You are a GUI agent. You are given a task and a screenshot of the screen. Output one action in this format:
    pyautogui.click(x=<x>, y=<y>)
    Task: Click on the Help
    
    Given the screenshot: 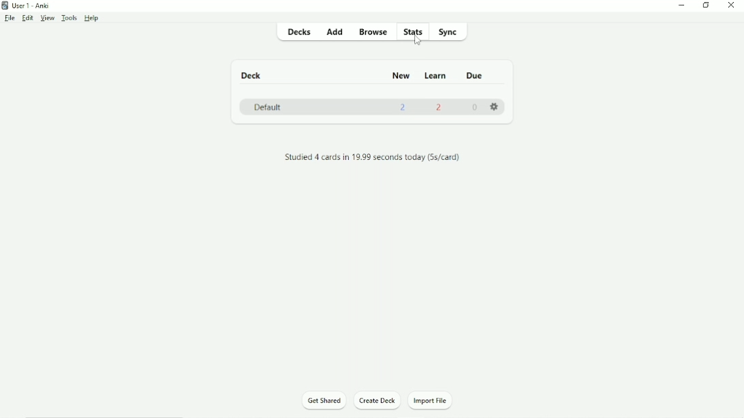 What is the action you would take?
    pyautogui.click(x=92, y=18)
    